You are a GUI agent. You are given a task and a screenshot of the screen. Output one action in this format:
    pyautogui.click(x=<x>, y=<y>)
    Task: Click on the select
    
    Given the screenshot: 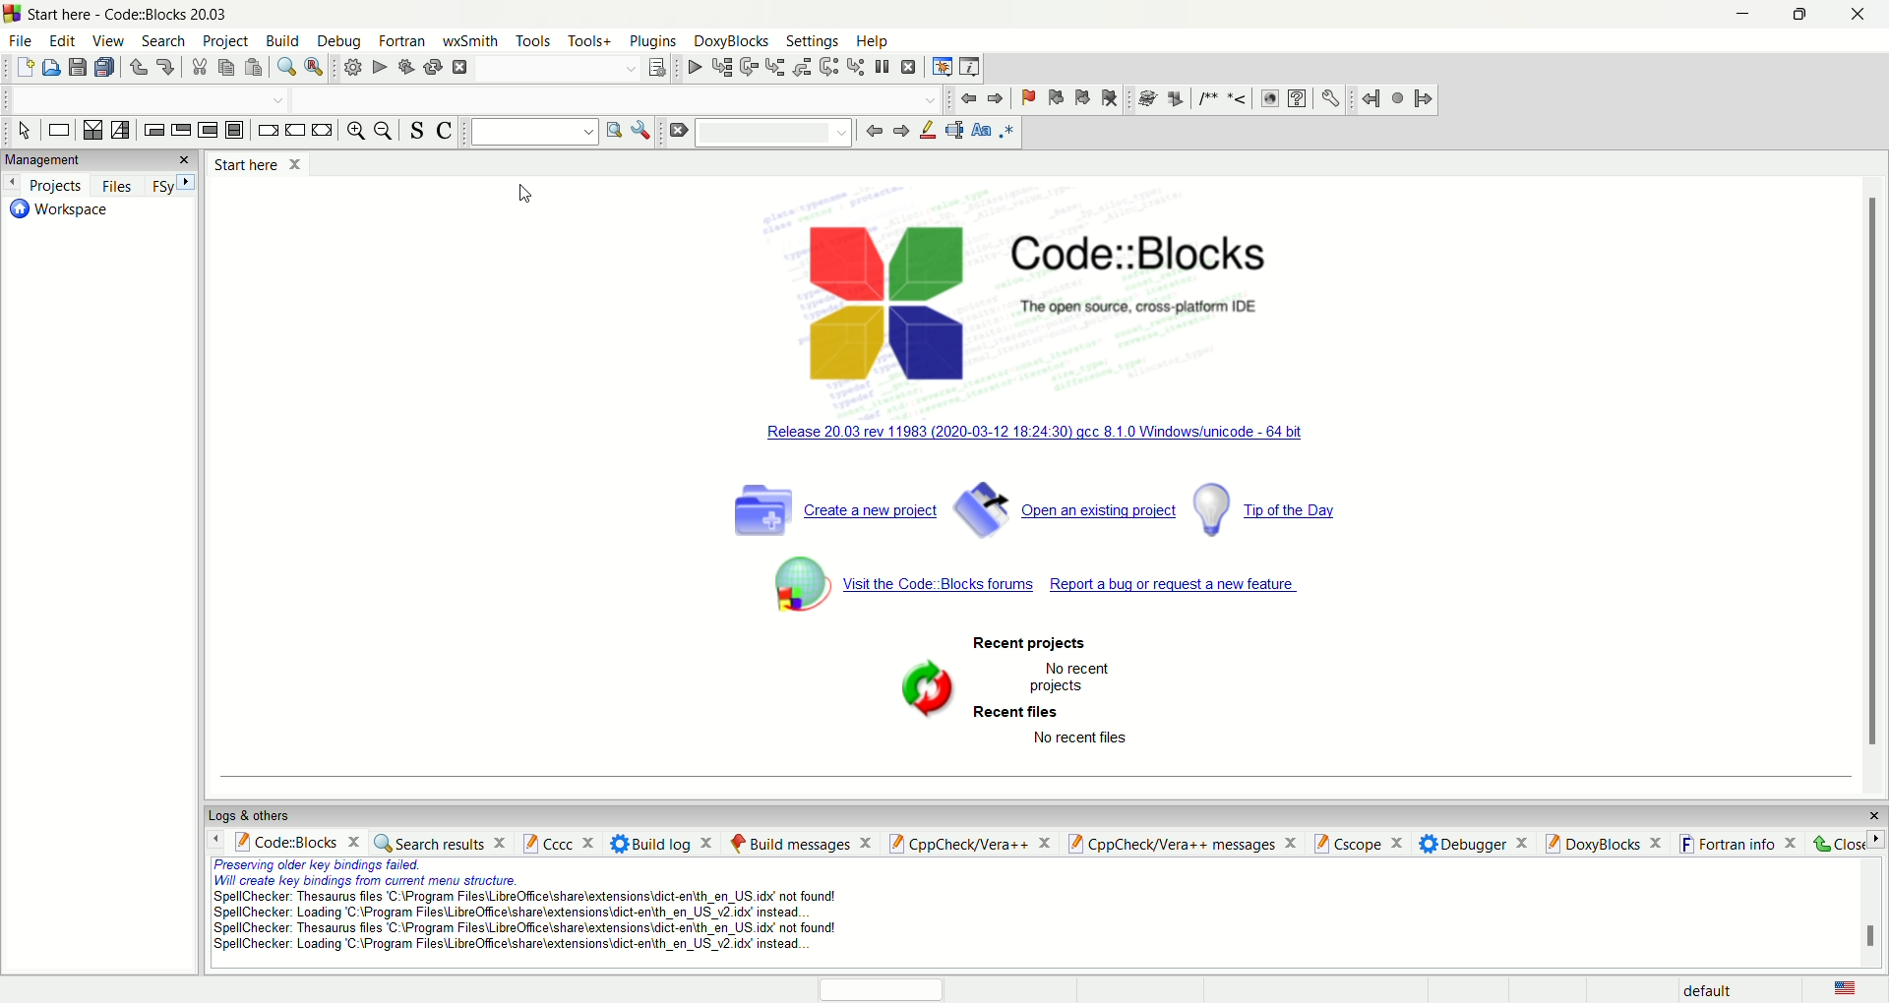 What is the action you would take?
    pyautogui.click(x=23, y=133)
    